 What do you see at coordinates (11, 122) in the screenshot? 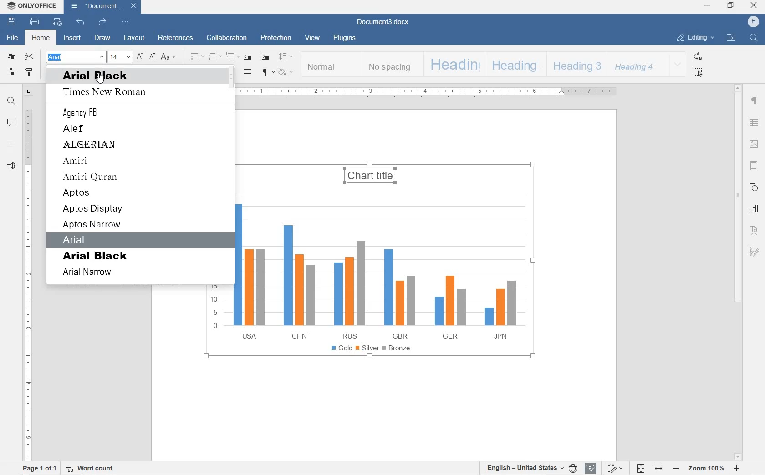
I see `COMMENT` at bounding box center [11, 122].